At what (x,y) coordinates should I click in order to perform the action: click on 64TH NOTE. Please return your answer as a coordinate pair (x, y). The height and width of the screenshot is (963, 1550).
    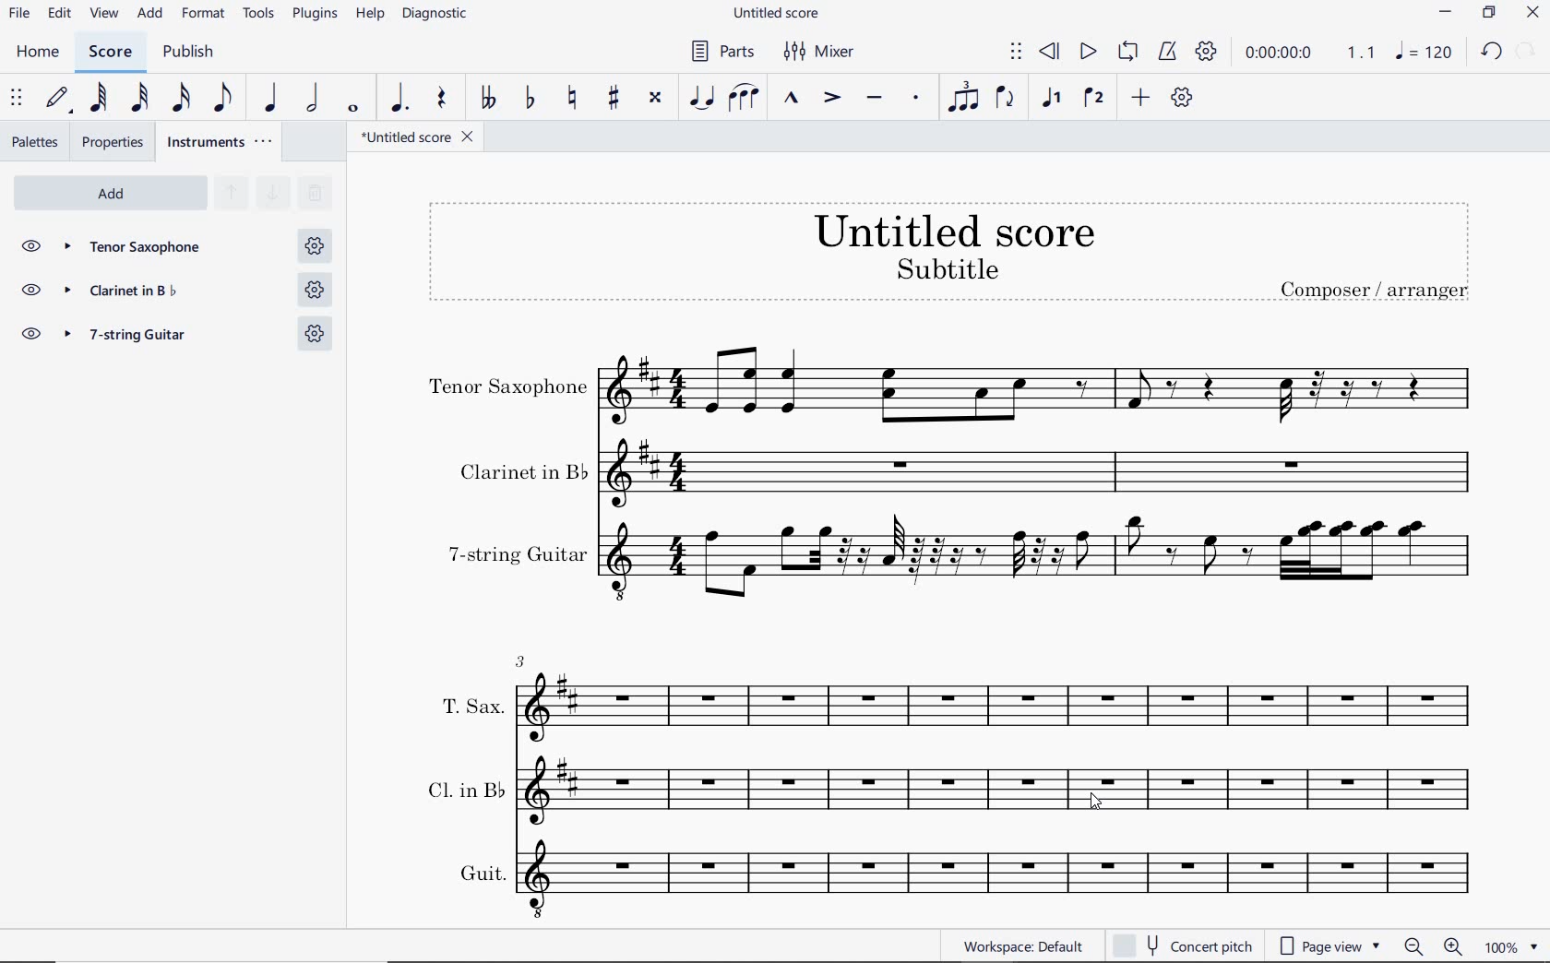
    Looking at the image, I should click on (97, 97).